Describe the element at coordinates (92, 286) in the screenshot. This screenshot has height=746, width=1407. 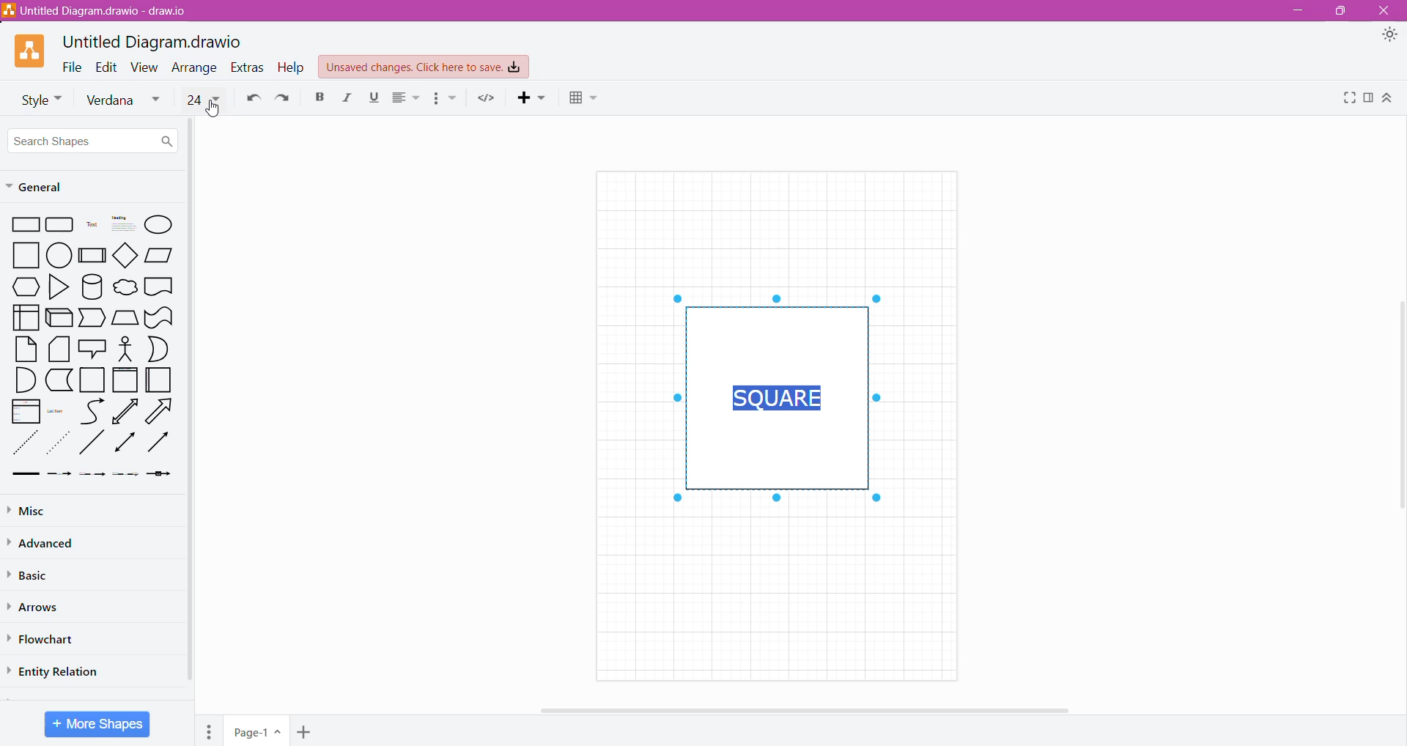
I see `Cylinder ` at that location.